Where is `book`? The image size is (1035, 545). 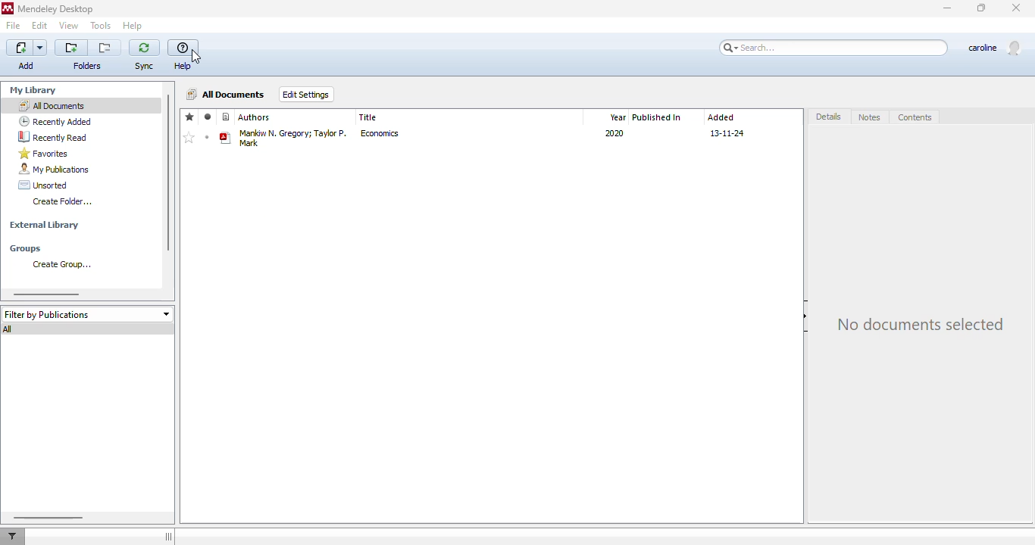
book is located at coordinates (226, 138).